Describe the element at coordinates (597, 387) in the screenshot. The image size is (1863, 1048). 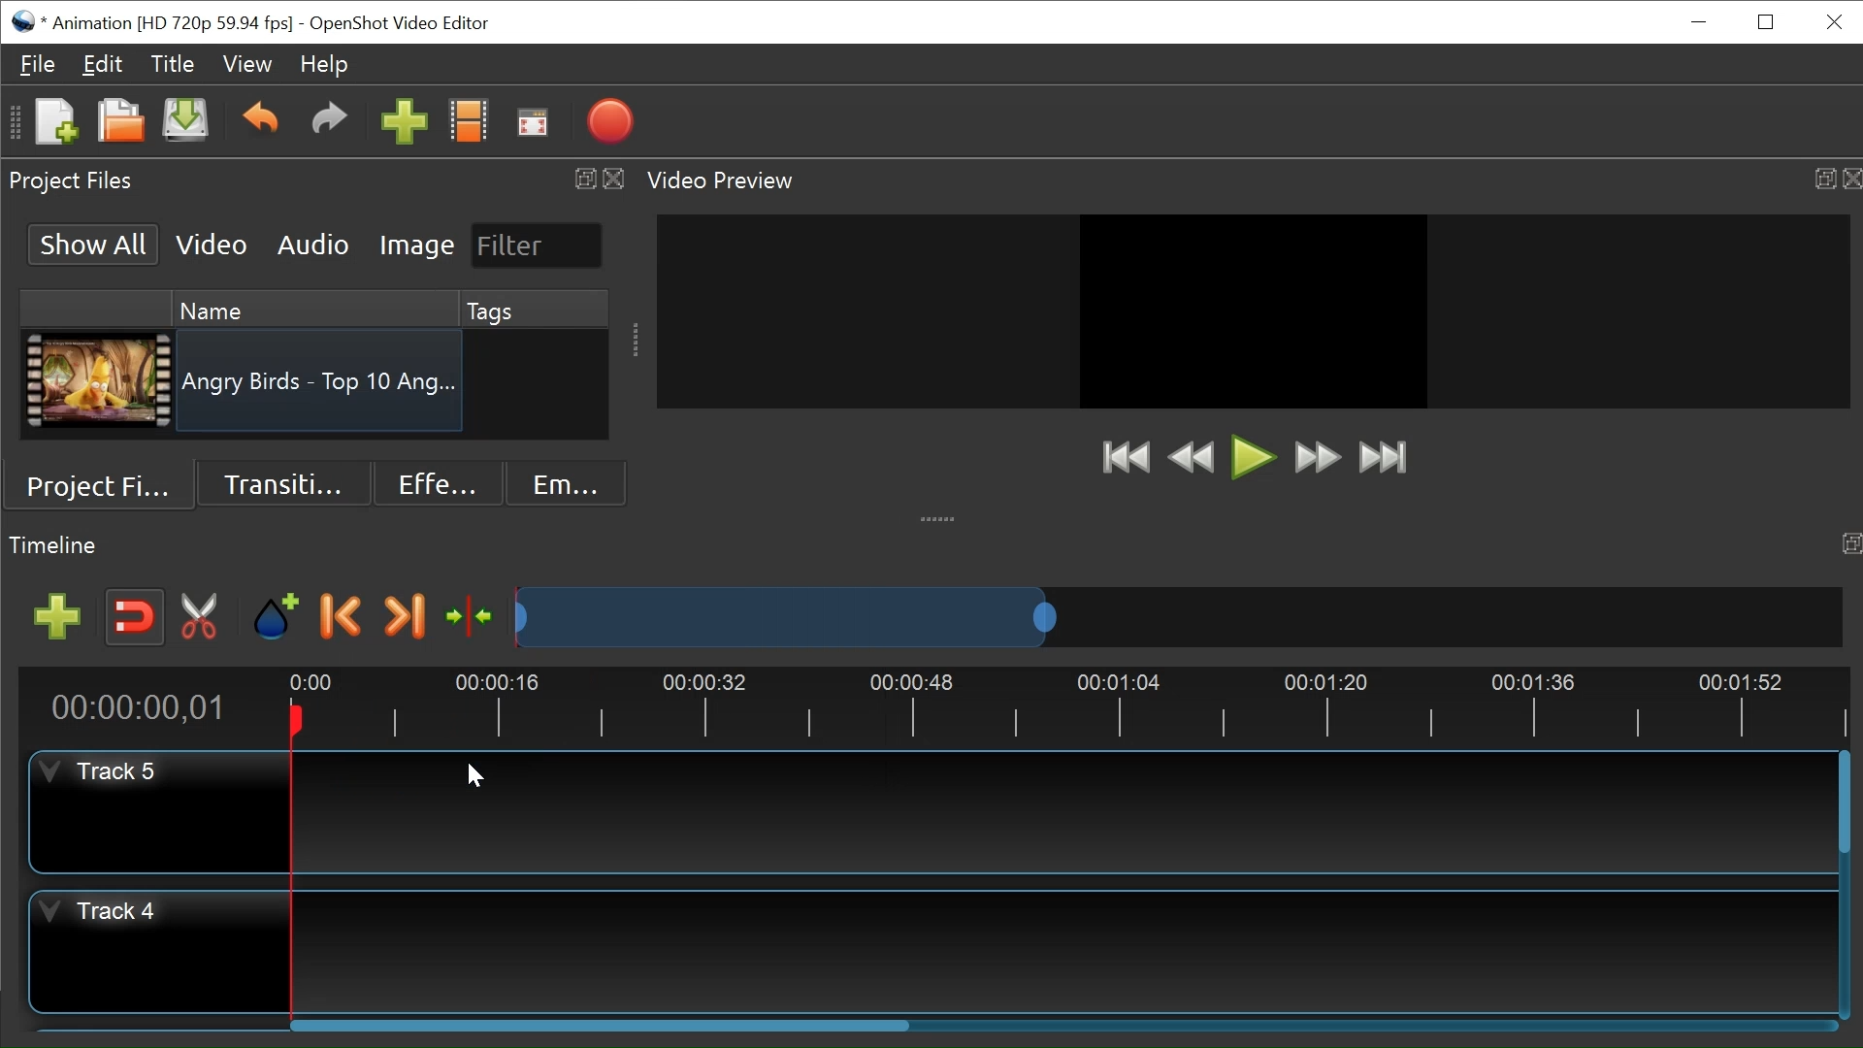
I see `Vertical Scroll bar` at that location.